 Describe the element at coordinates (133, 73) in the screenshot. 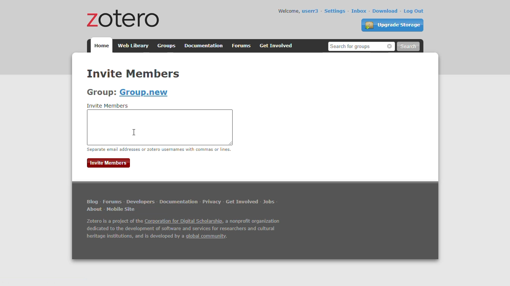

I see `invite members` at that location.